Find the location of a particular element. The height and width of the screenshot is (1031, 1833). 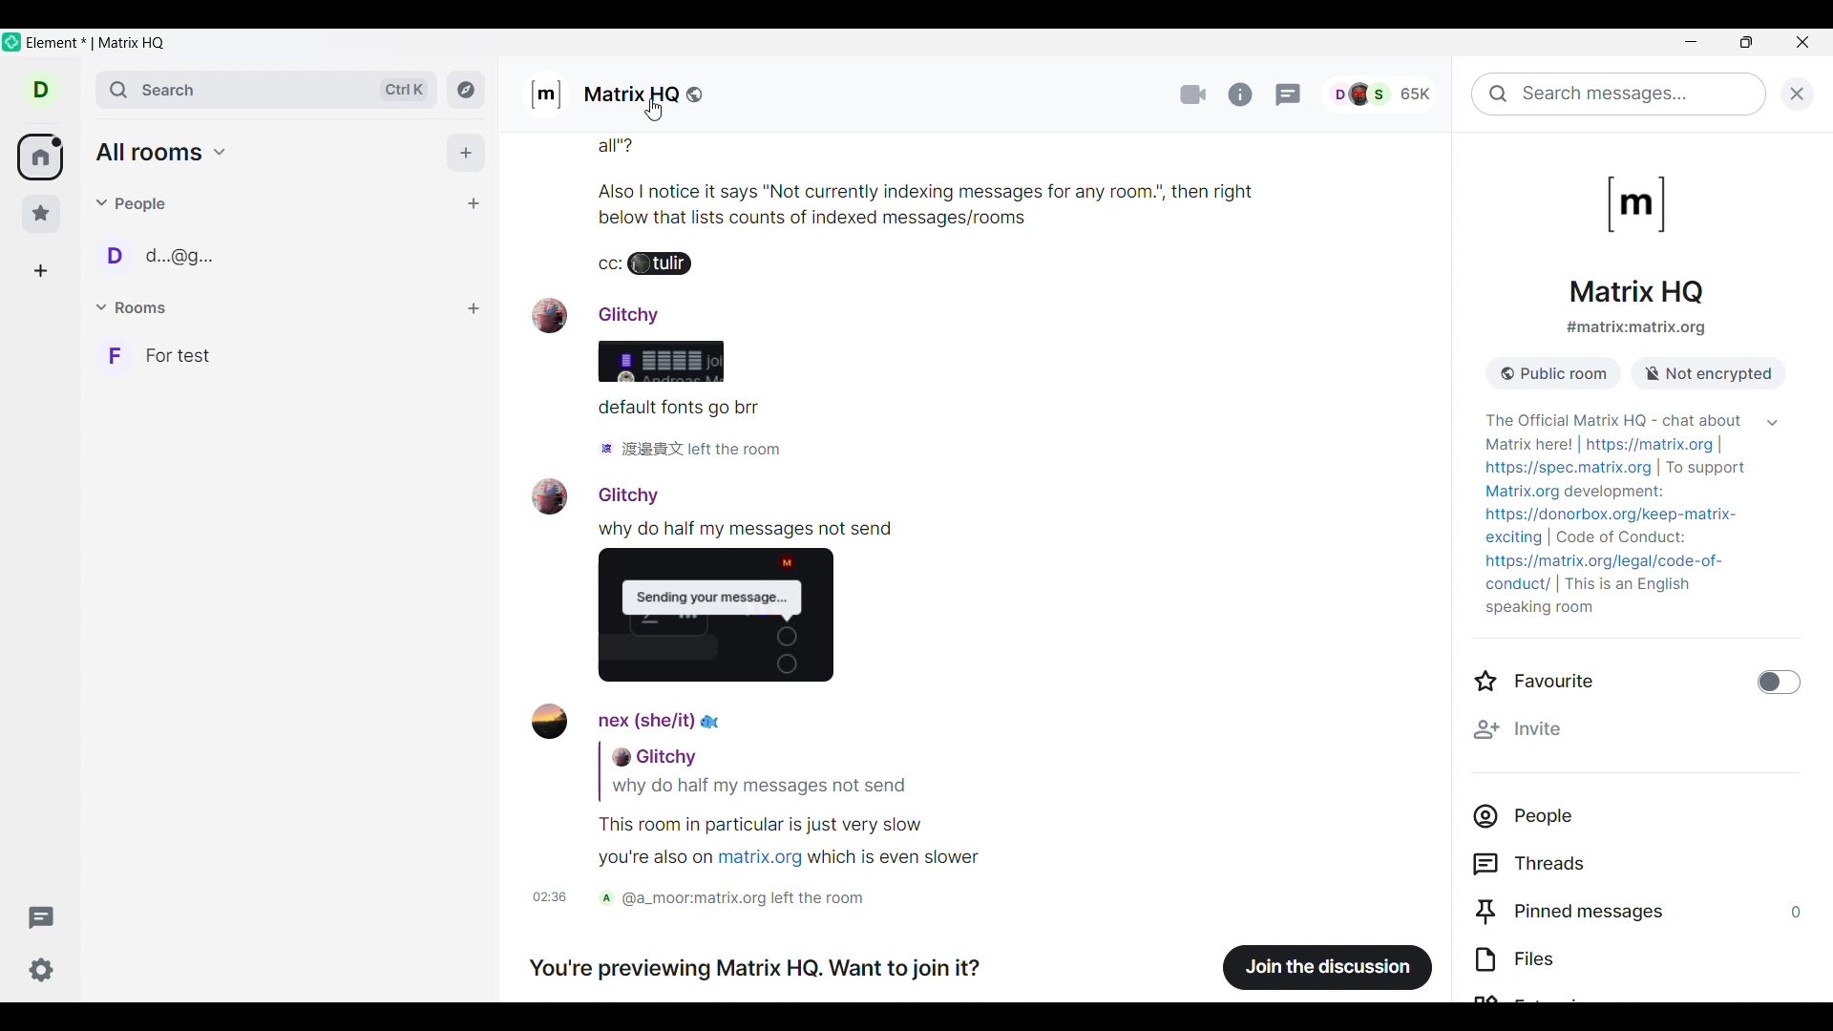

Threads is located at coordinates (41, 917).